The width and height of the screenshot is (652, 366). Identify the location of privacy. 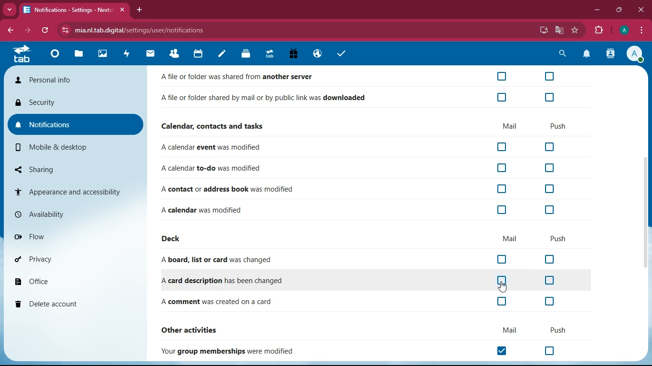
(72, 258).